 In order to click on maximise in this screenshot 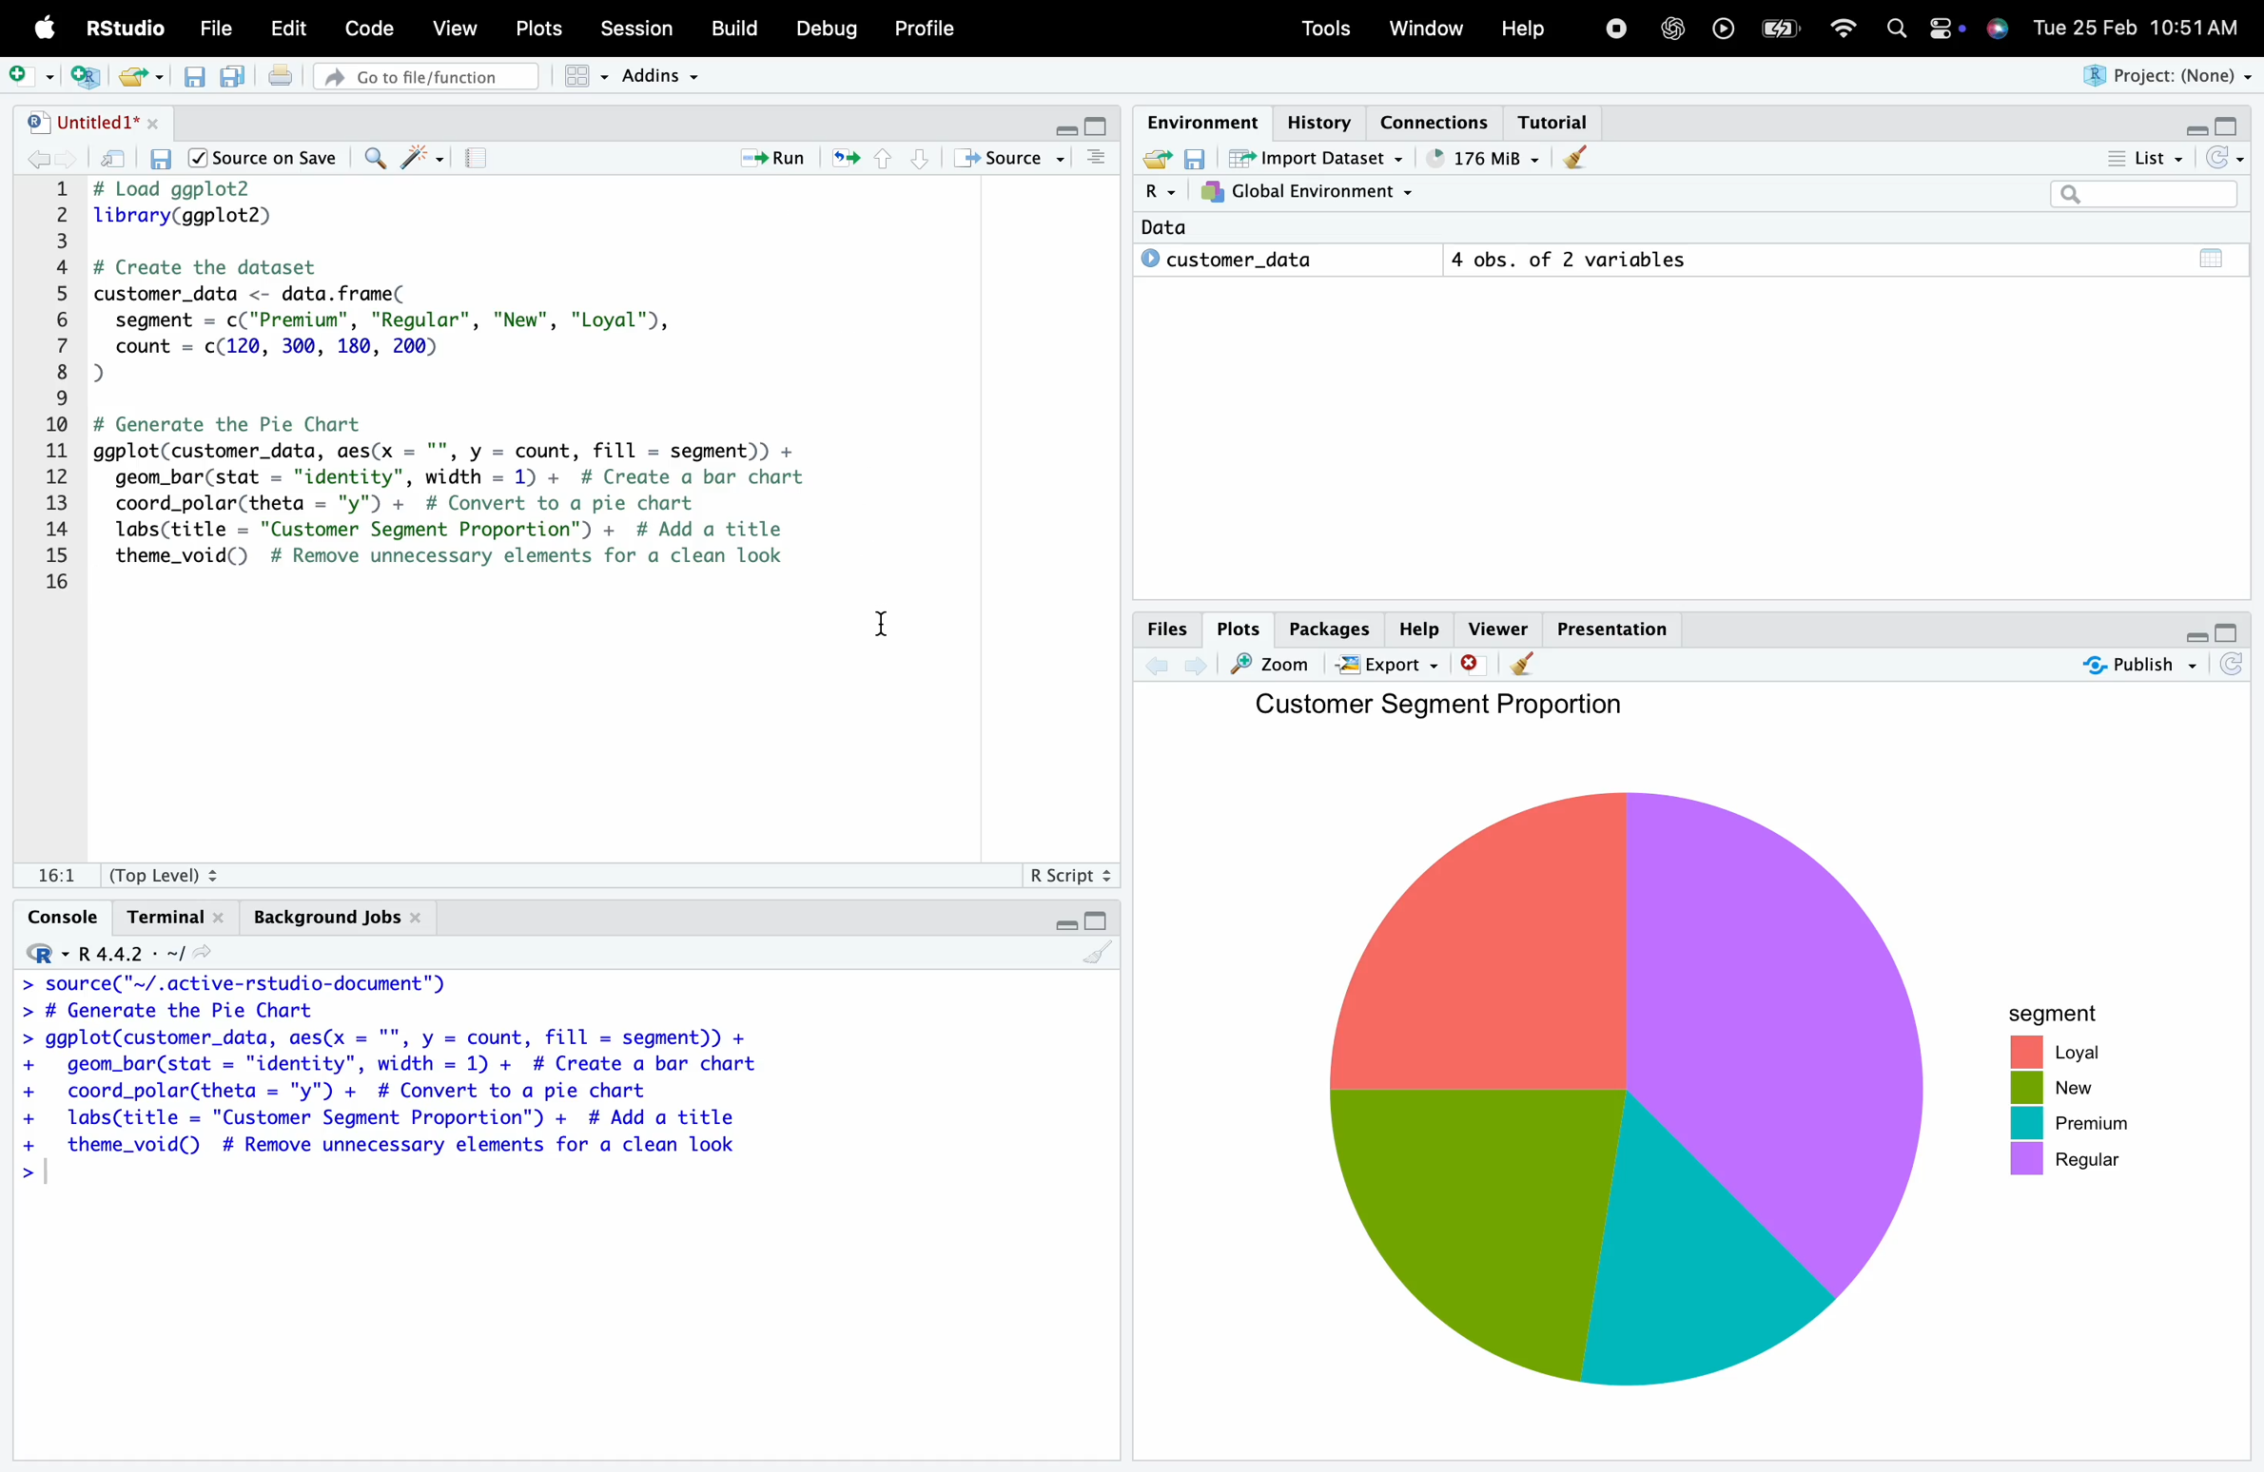, I will do `click(2231, 631)`.